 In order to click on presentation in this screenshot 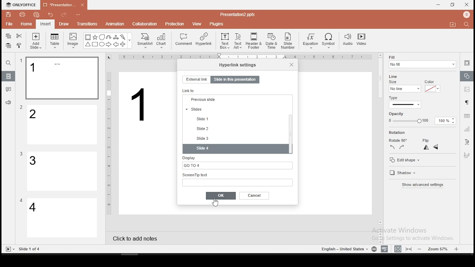, I will do `click(63, 6)`.